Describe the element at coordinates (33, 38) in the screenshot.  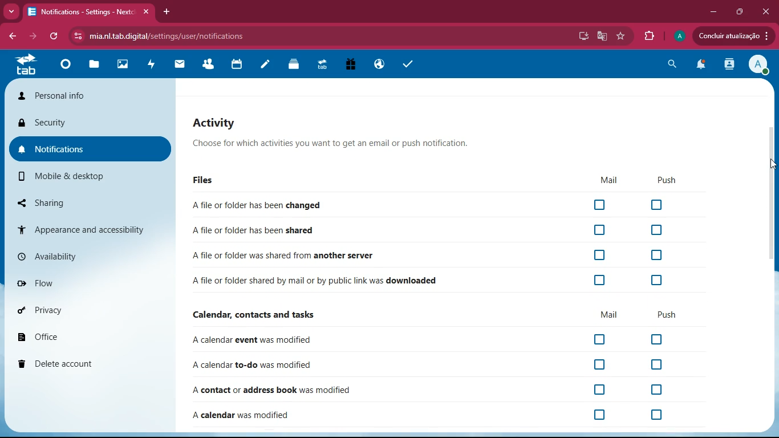
I see `back` at that location.